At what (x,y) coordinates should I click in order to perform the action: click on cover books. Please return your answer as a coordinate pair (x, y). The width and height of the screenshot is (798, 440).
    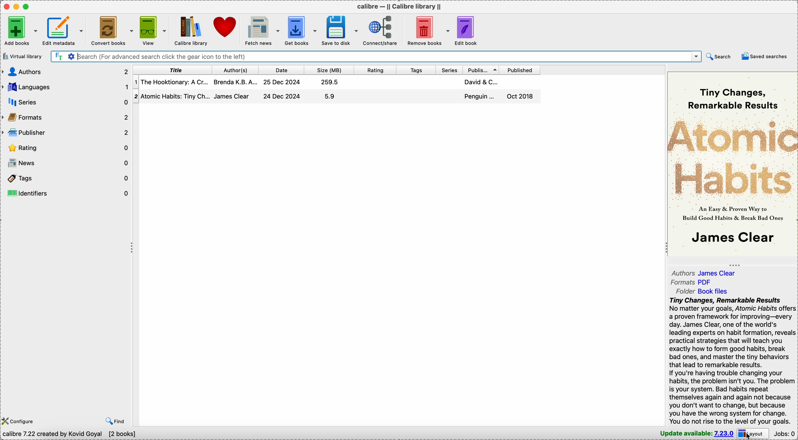
    Looking at the image, I should click on (112, 30).